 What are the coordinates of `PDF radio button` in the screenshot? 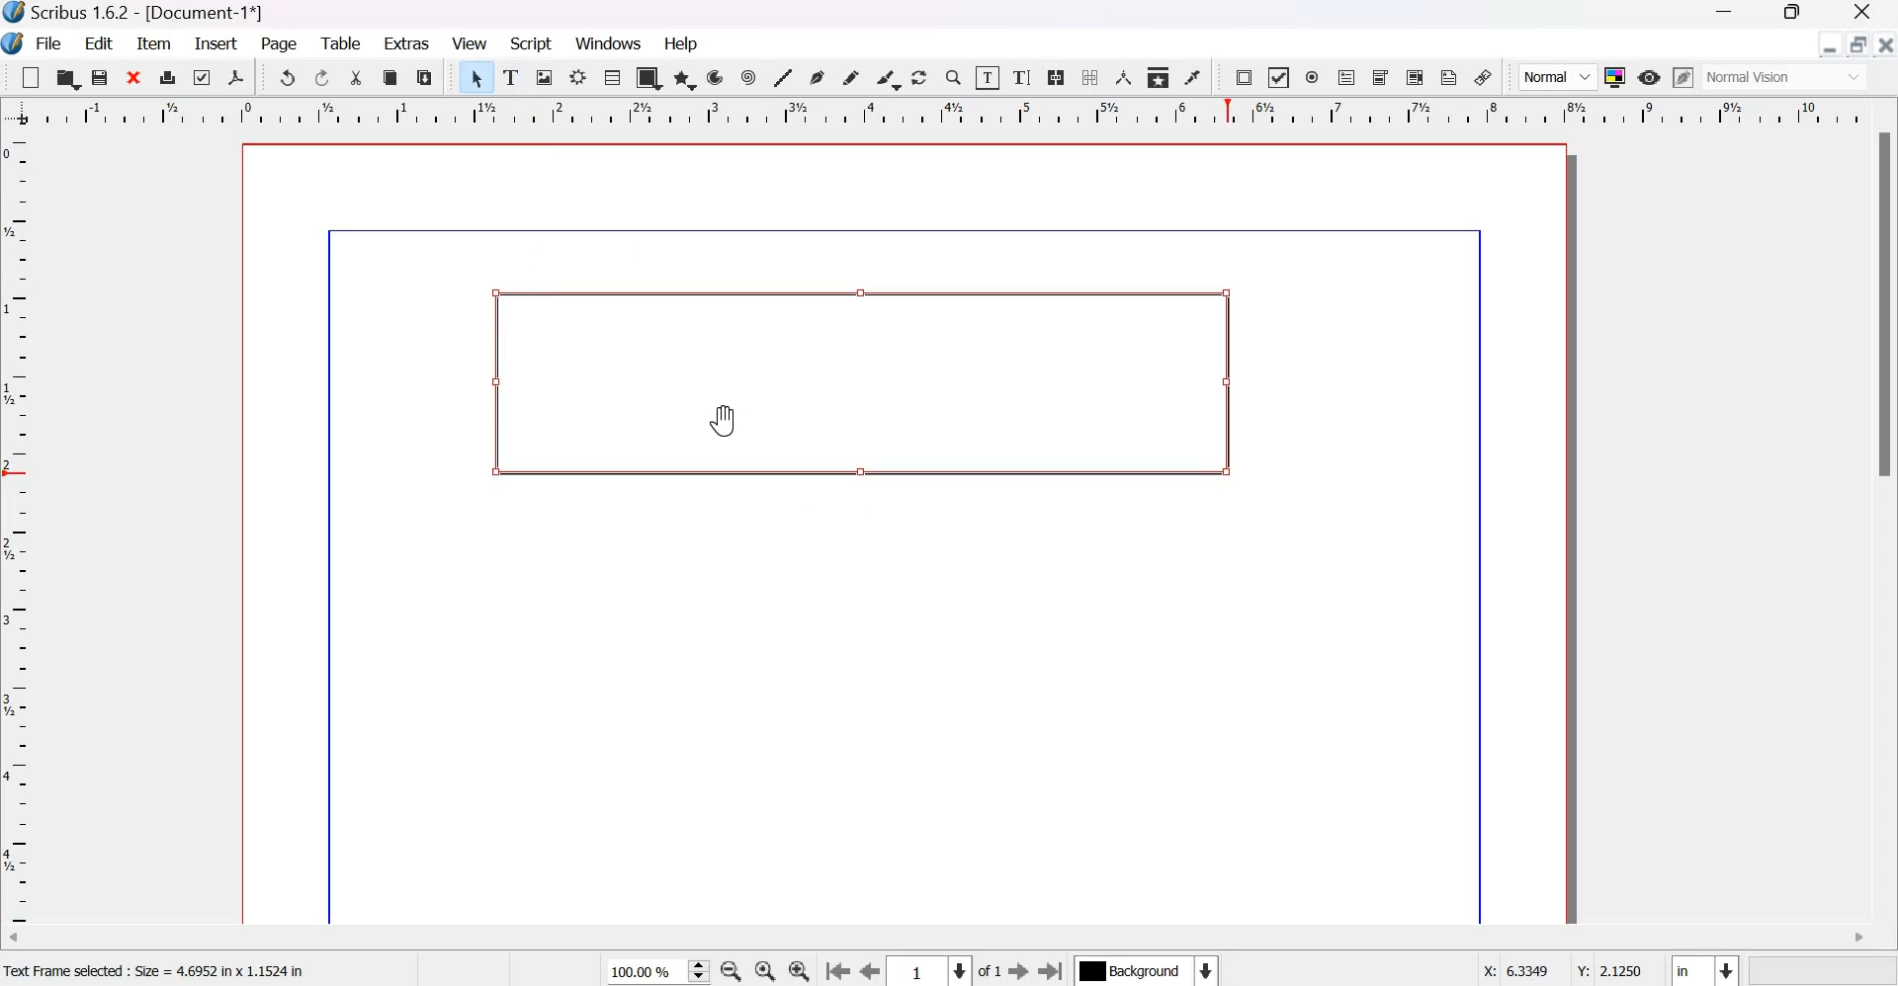 It's located at (1313, 78).